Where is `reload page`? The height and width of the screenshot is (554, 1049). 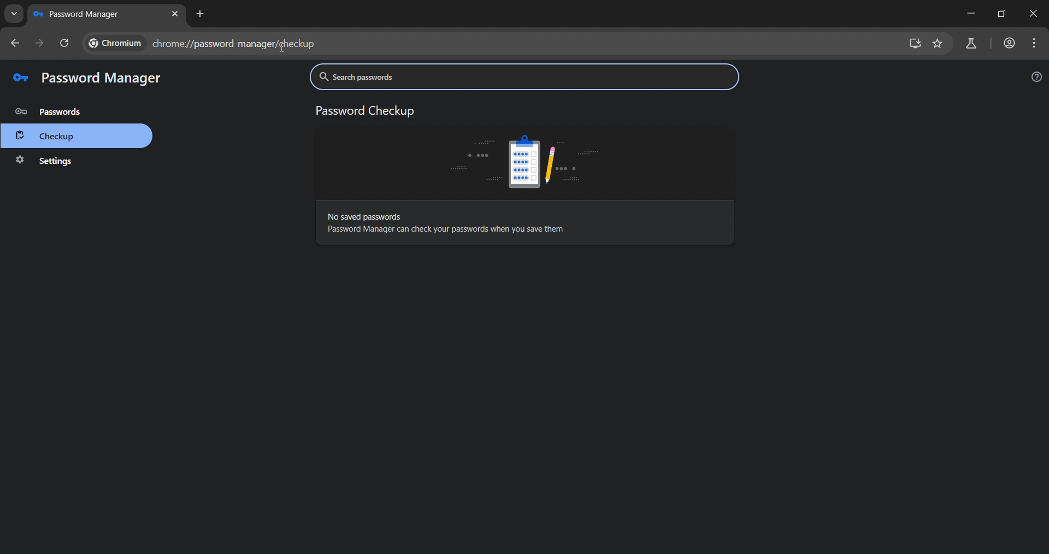 reload page is located at coordinates (65, 44).